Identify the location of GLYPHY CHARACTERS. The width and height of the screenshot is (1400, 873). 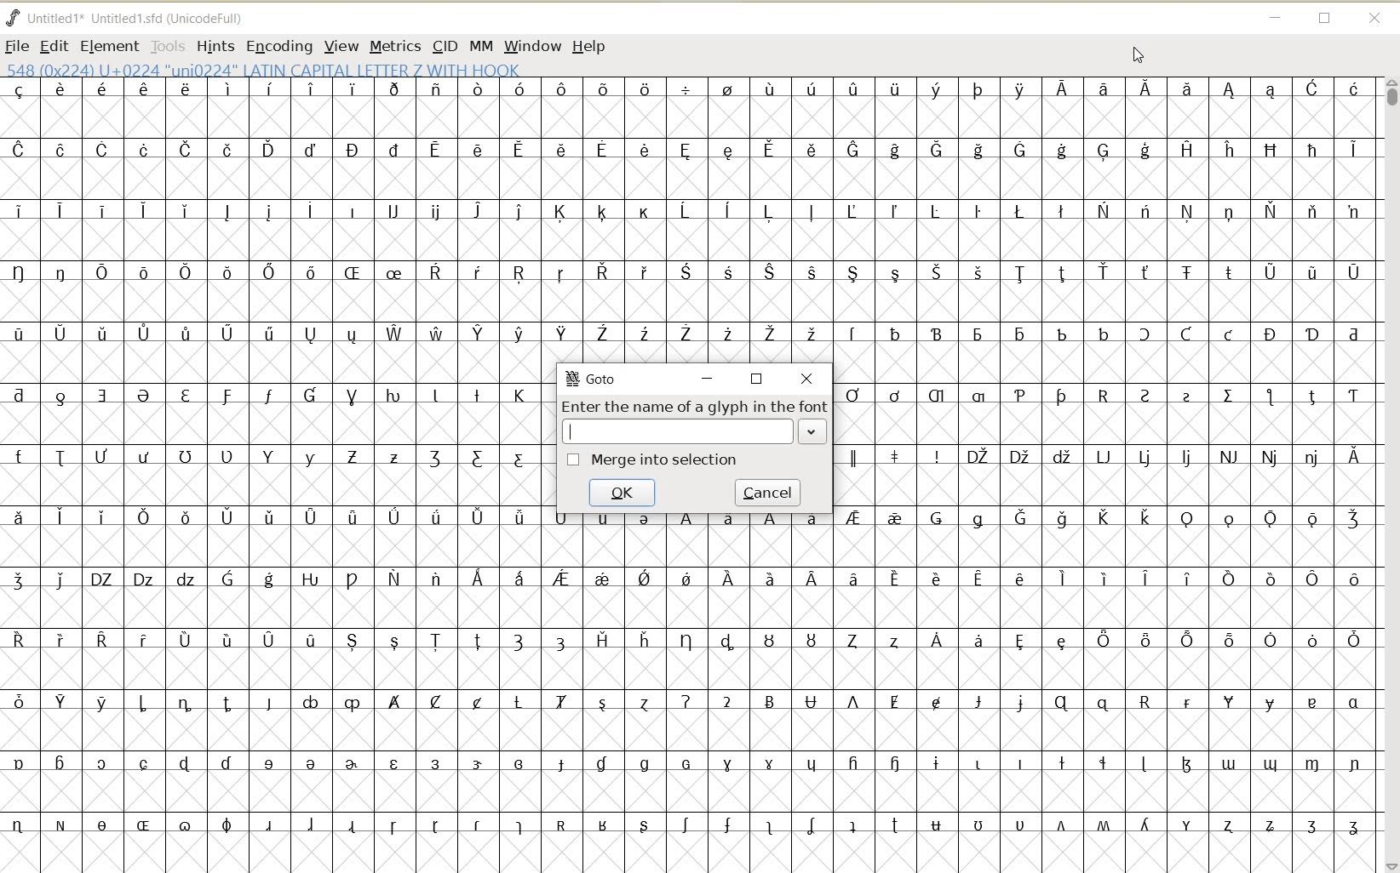
(1105, 623).